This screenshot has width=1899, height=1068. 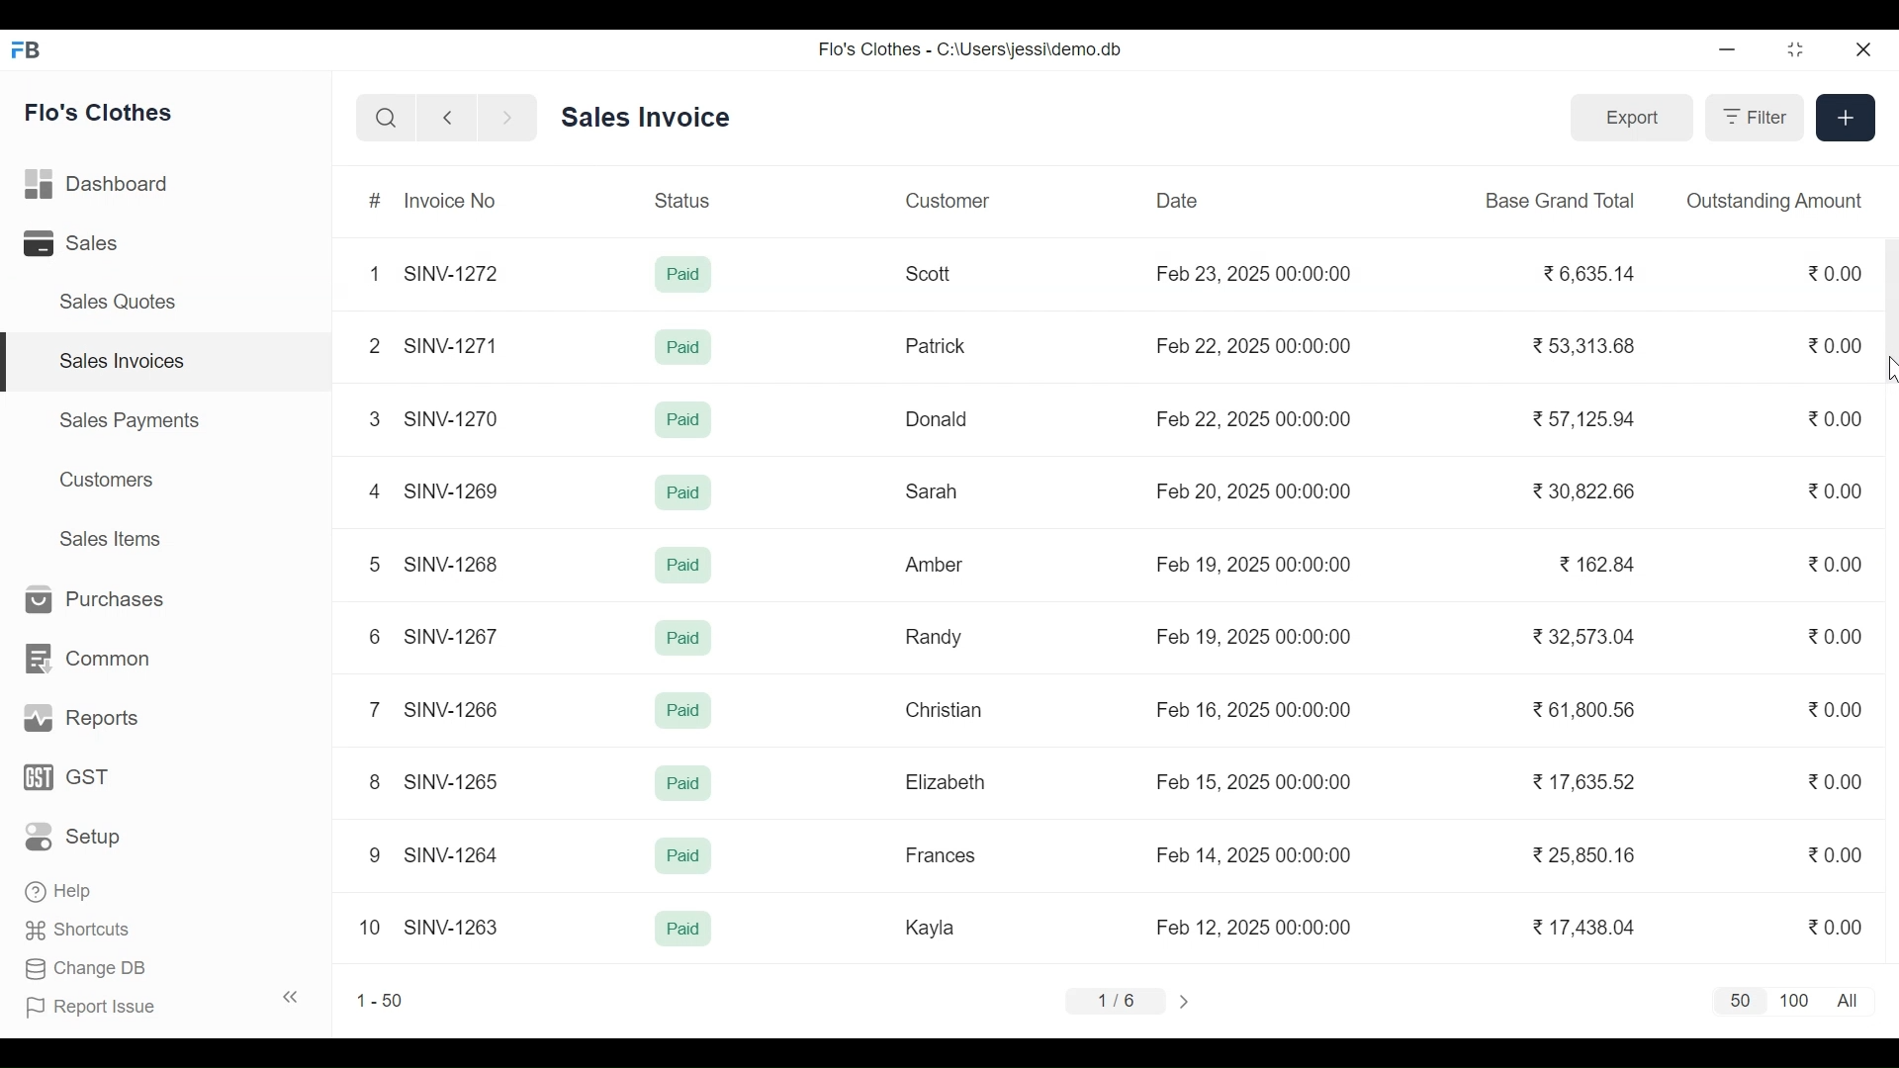 I want to click on 7, so click(x=372, y=708).